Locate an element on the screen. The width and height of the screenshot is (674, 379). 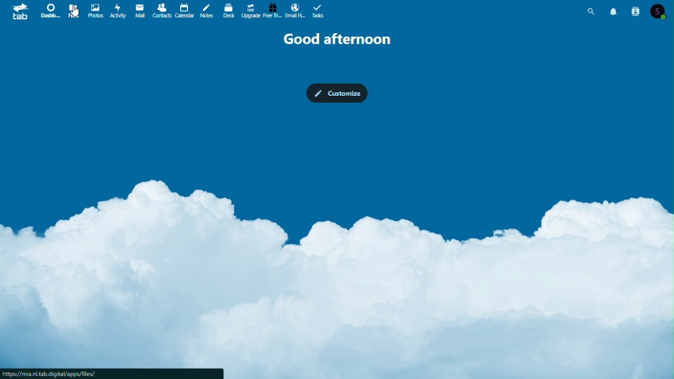
deck is located at coordinates (229, 12).